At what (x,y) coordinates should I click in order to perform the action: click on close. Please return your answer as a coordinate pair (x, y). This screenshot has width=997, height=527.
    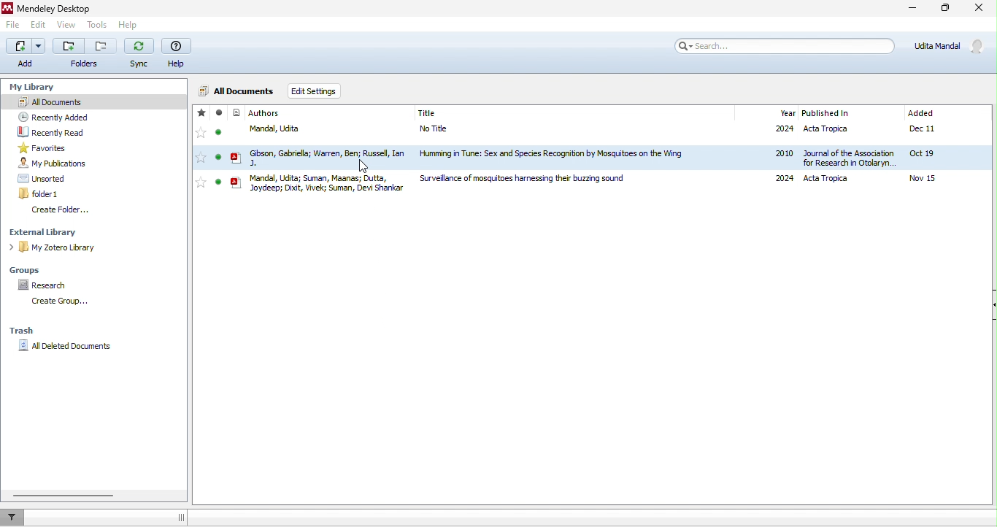
    Looking at the image, I should click on (980, 9).